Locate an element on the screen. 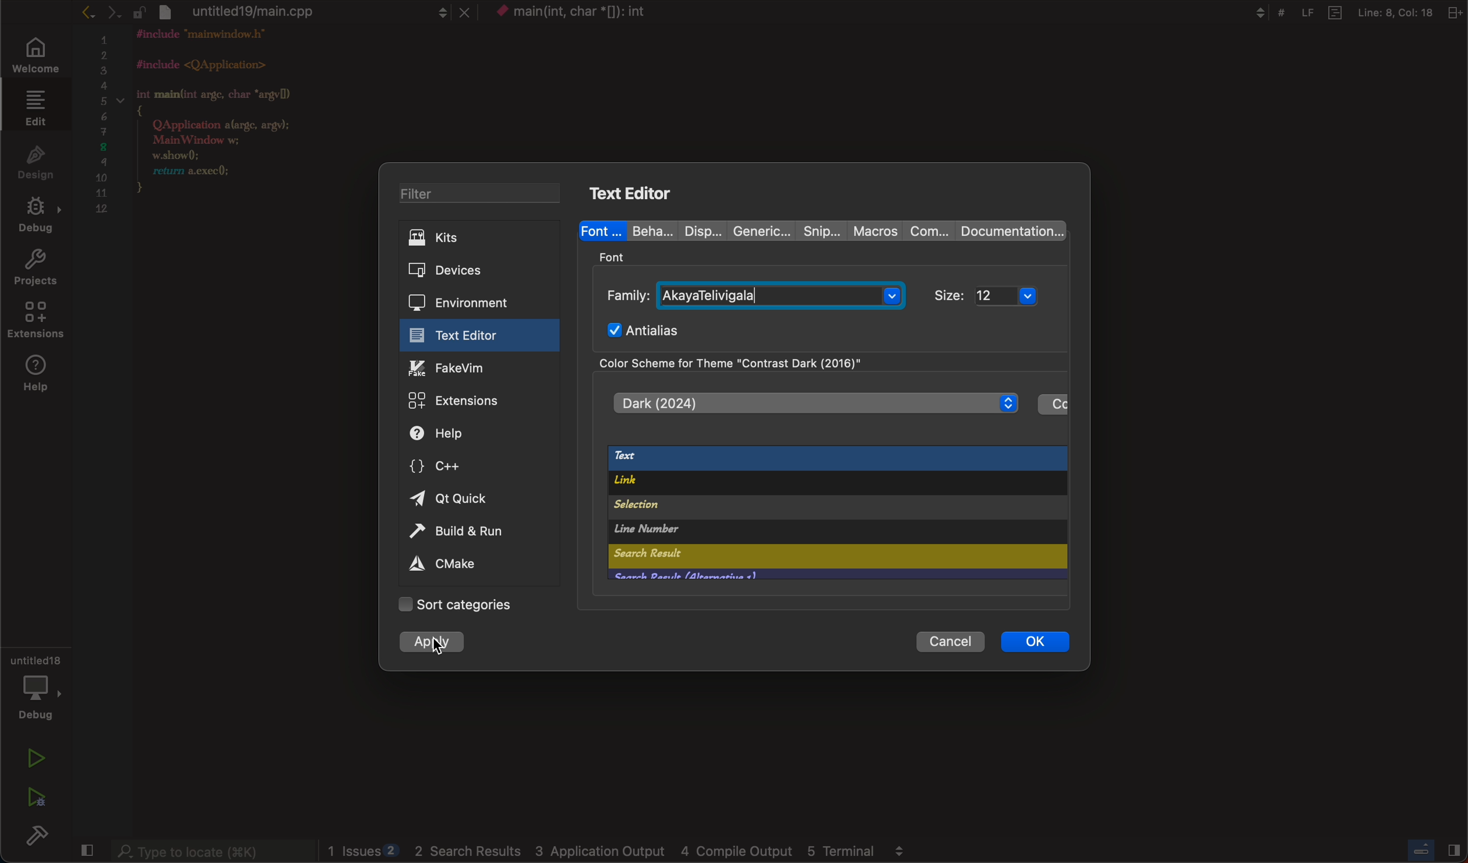 The height and width of the screenshot is (863, 1468). size is located at coordinates (994, 295).